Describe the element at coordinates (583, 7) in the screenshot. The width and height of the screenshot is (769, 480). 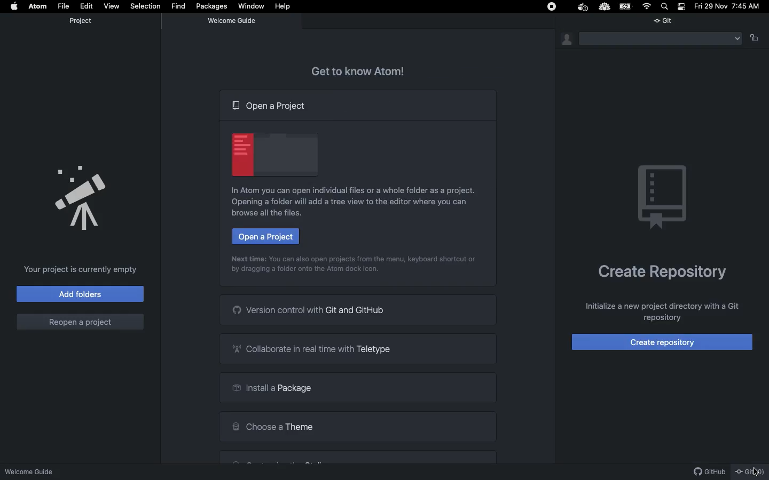
I see `Docker` at that location.